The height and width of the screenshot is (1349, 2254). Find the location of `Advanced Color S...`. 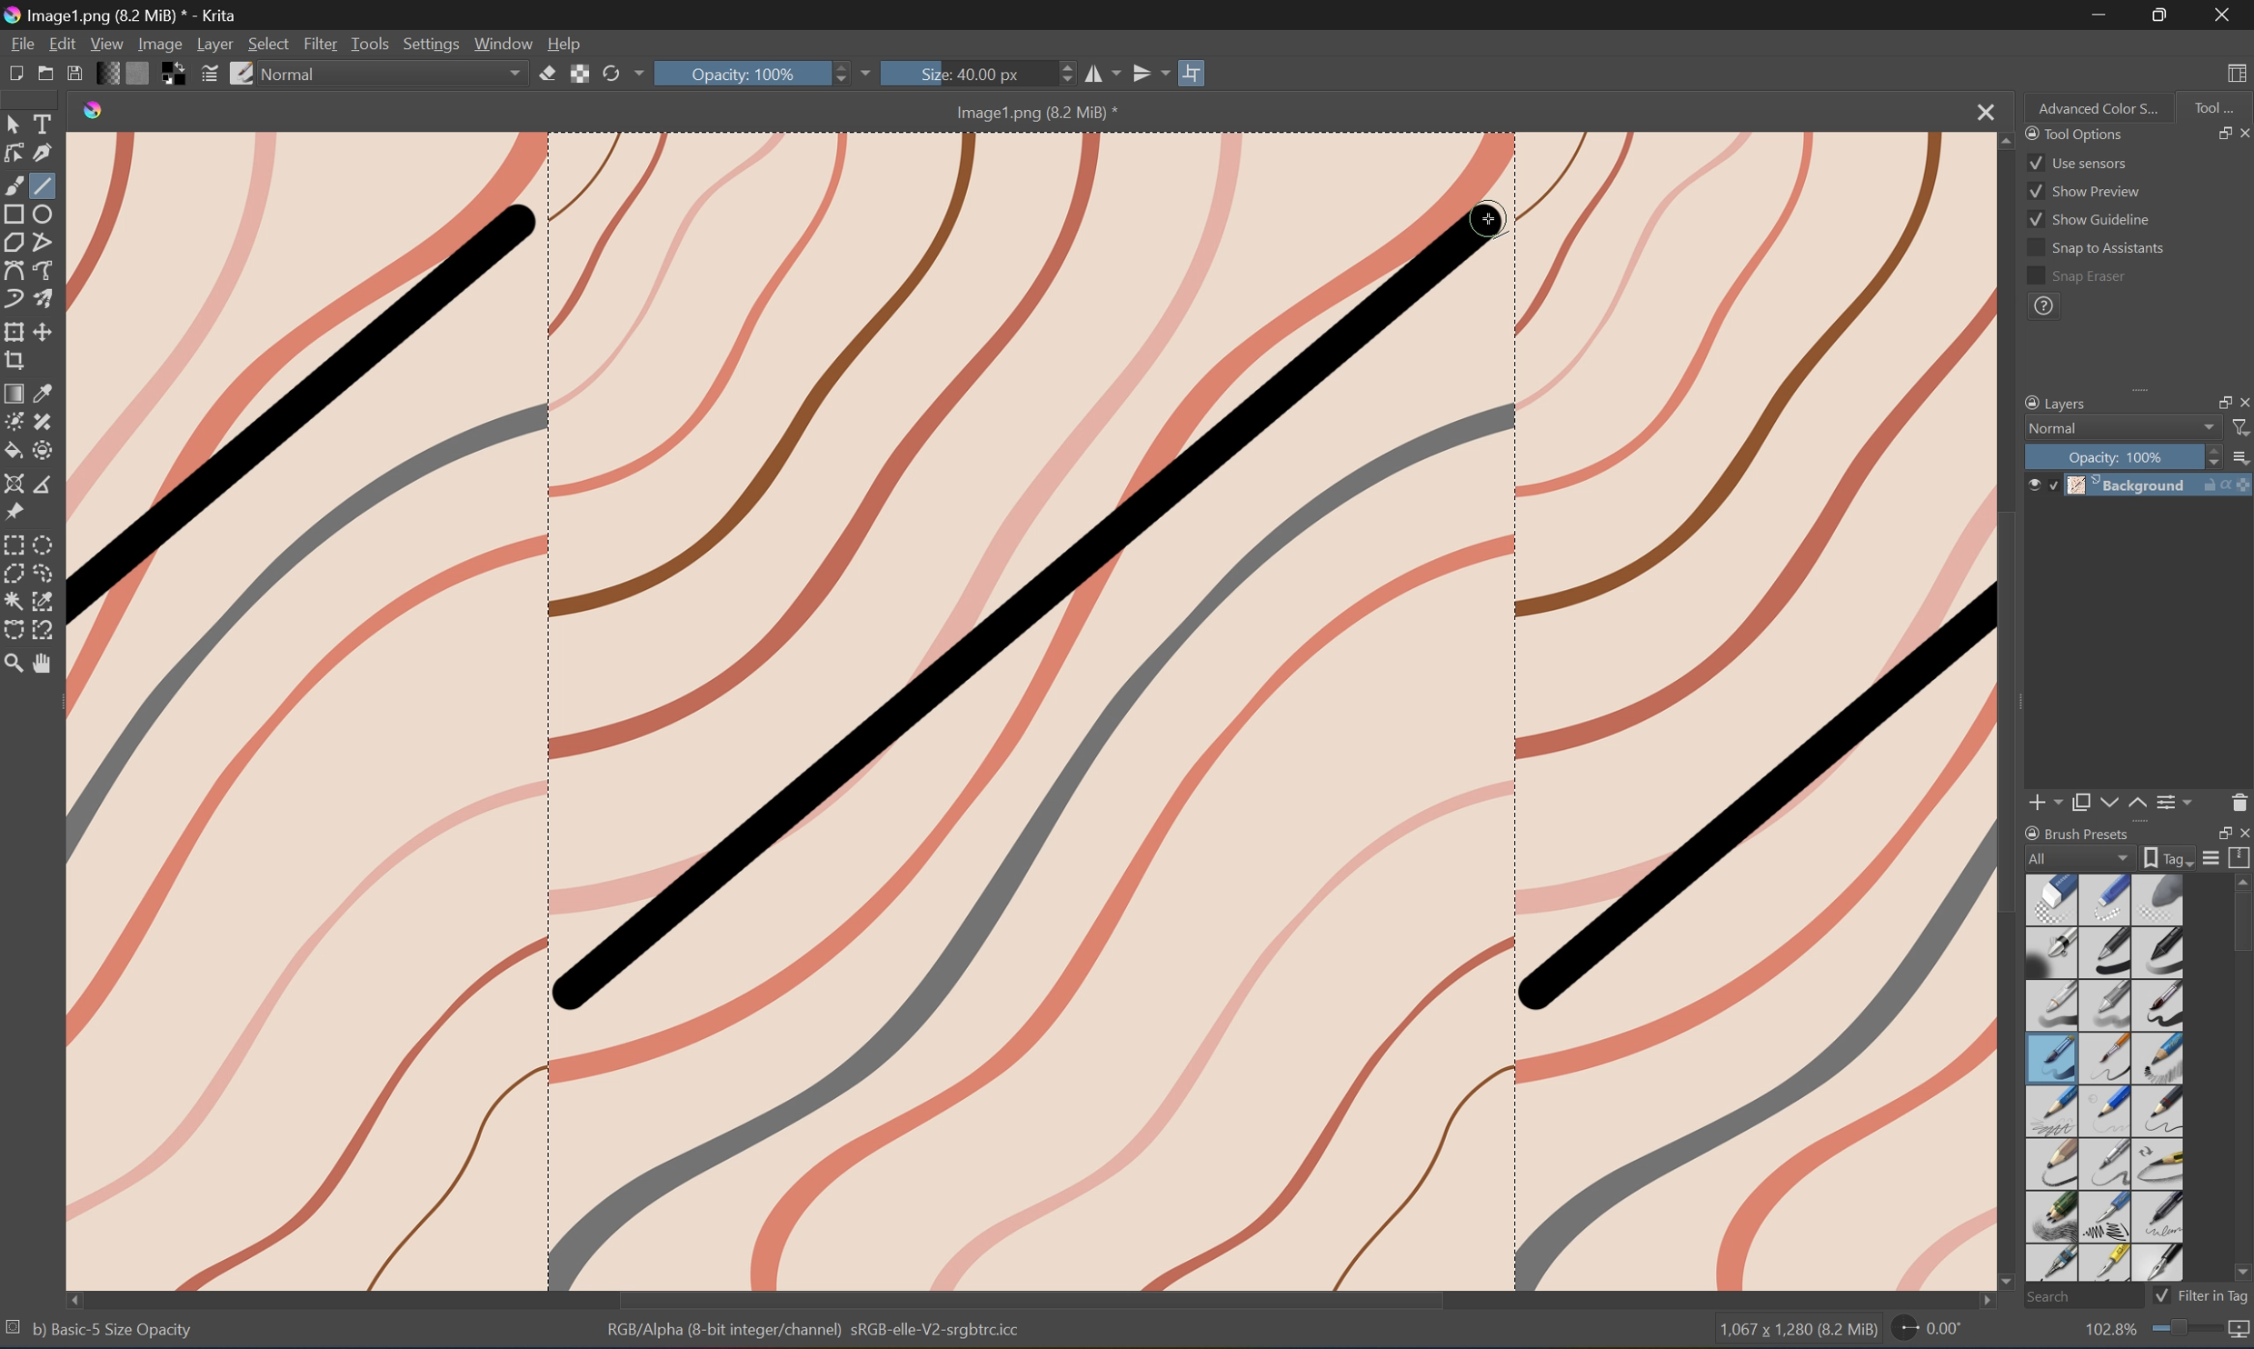

Advanced Color S... is located at coordinates (2100, 109).